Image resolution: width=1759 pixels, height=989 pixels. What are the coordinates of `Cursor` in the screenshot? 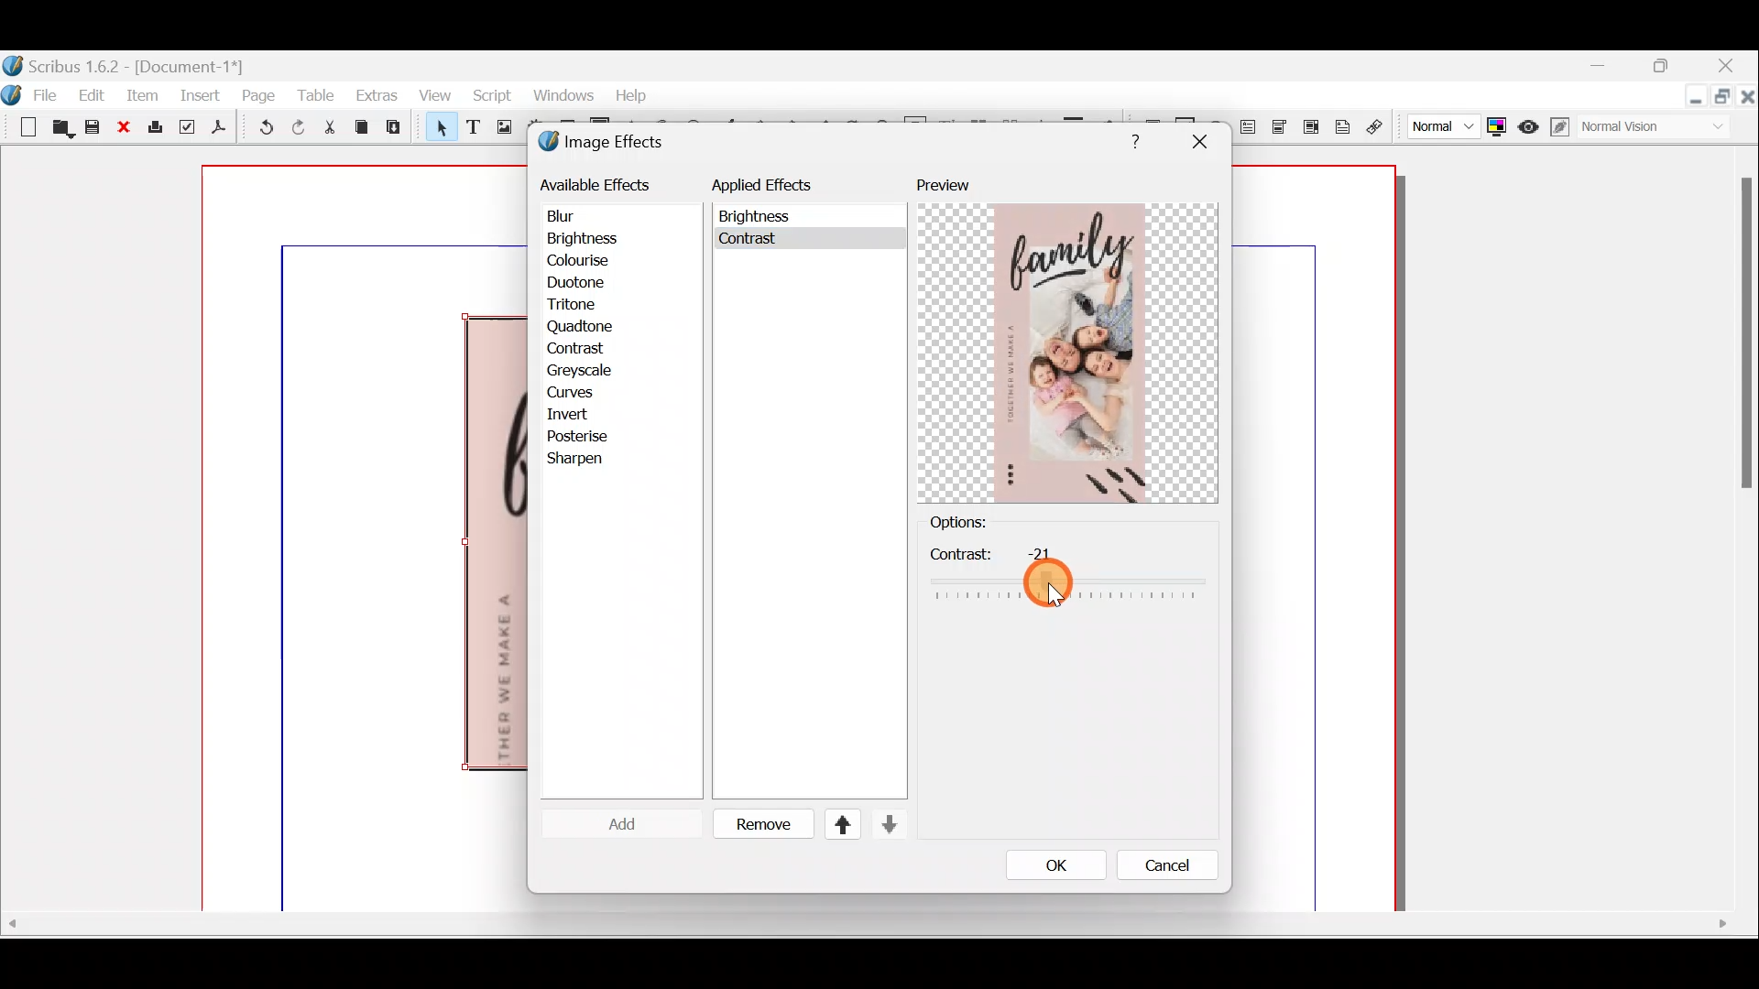 It's located at (1048, 588).